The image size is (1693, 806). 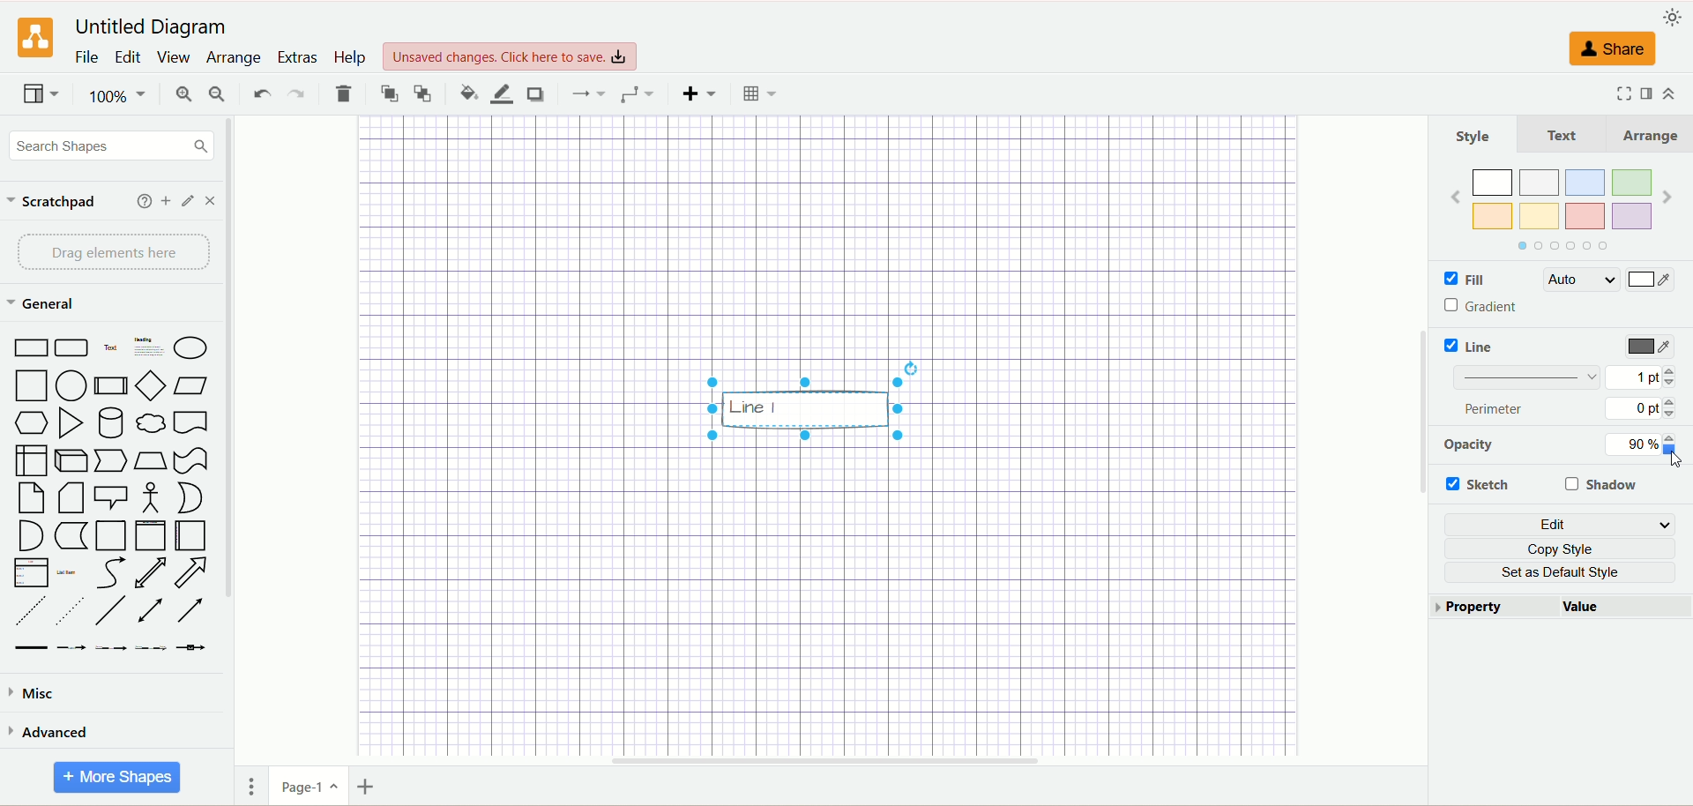 I want to click on , so click(x=805, y=402).